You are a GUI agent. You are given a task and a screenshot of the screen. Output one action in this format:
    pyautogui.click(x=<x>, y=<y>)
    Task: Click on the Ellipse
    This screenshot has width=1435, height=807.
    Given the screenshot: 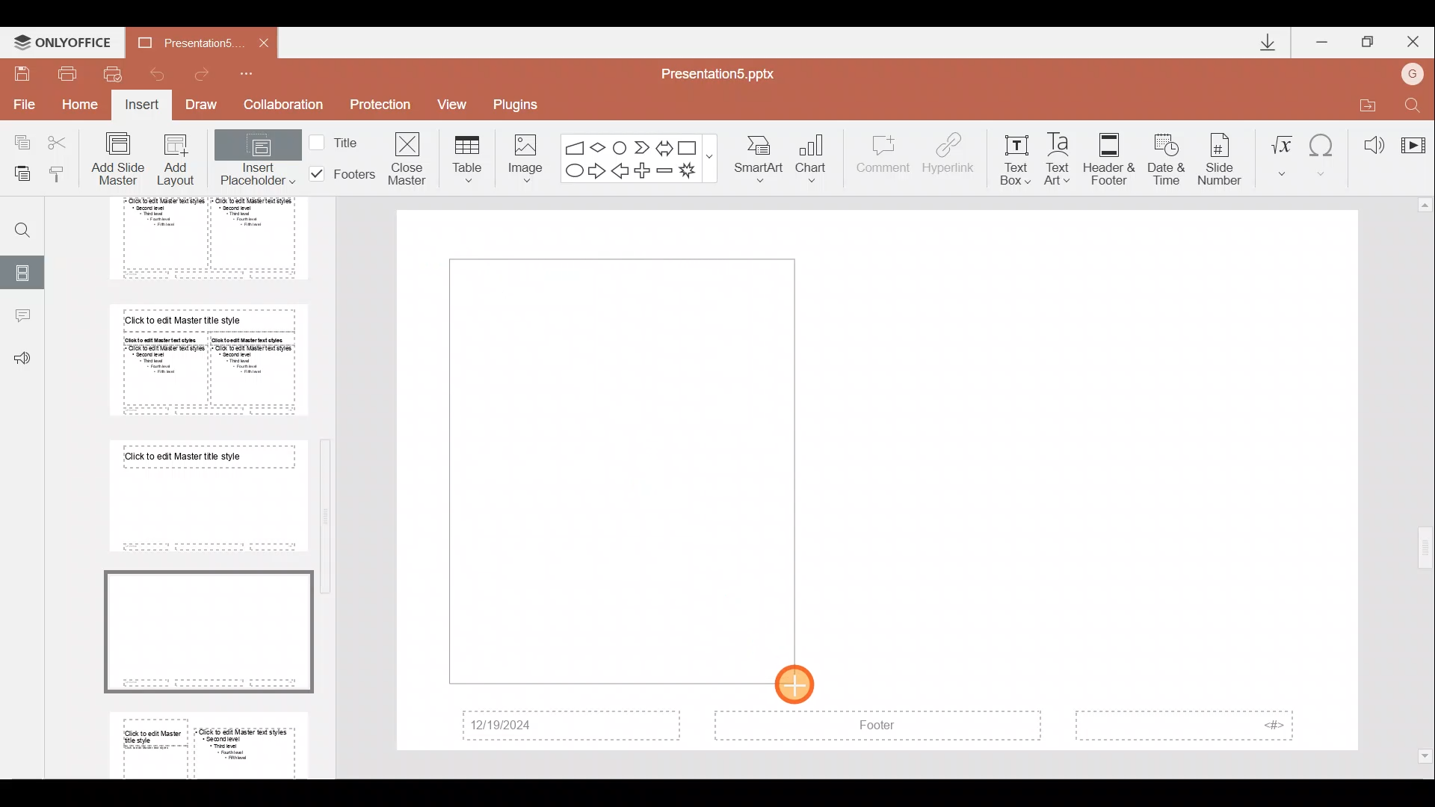 What is the action you would take?
    pyautogui.click(x=573, y=172)
    